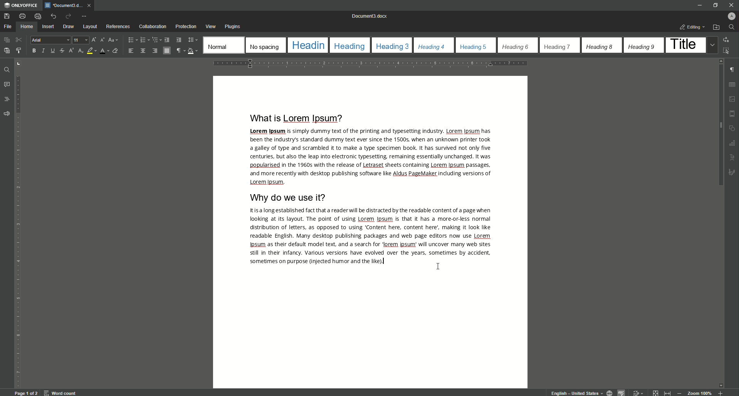  I want to click on Normal, so click(222, 44).